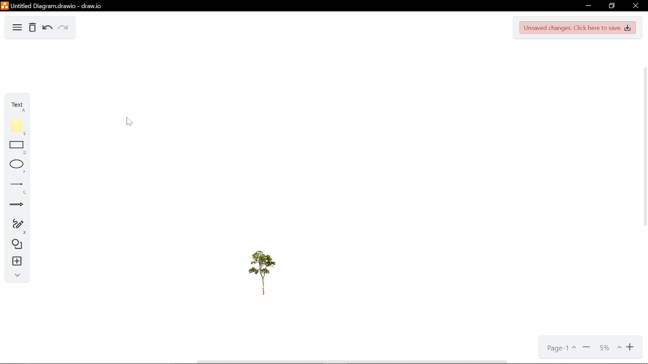 This screenshot has width=648, height=364. Describe the element at coordinates (14, 276) in the screenshot. I see `Collapse` at that location.